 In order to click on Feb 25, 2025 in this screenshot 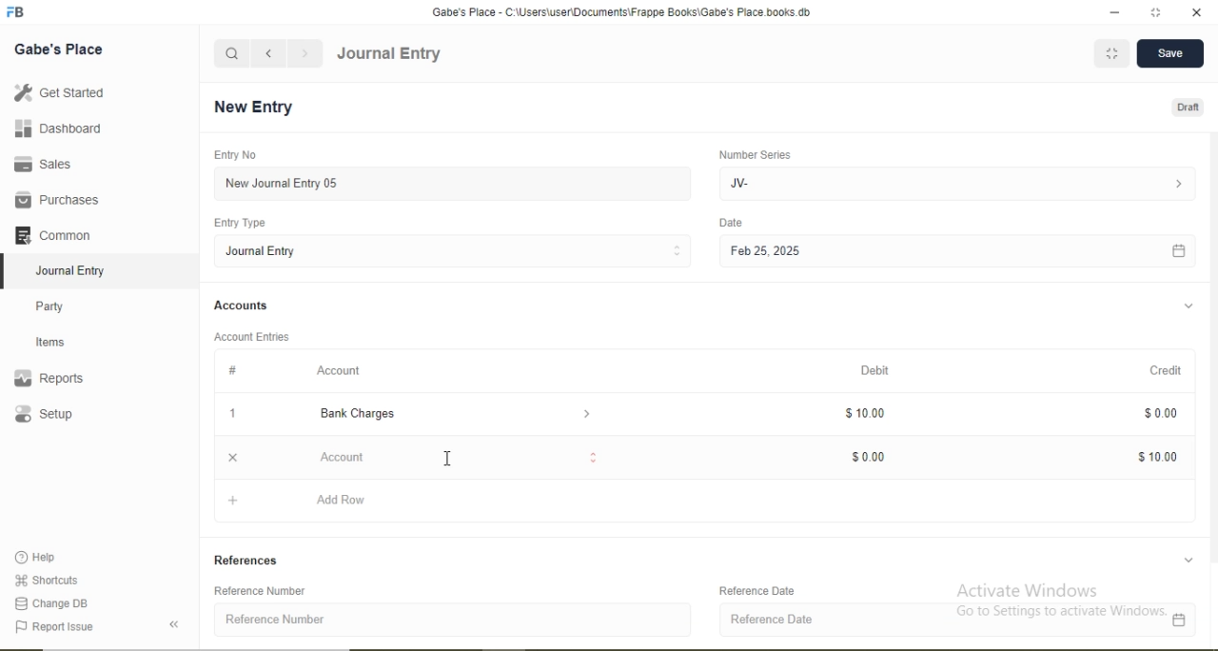, I will do `click(956, 252)`.